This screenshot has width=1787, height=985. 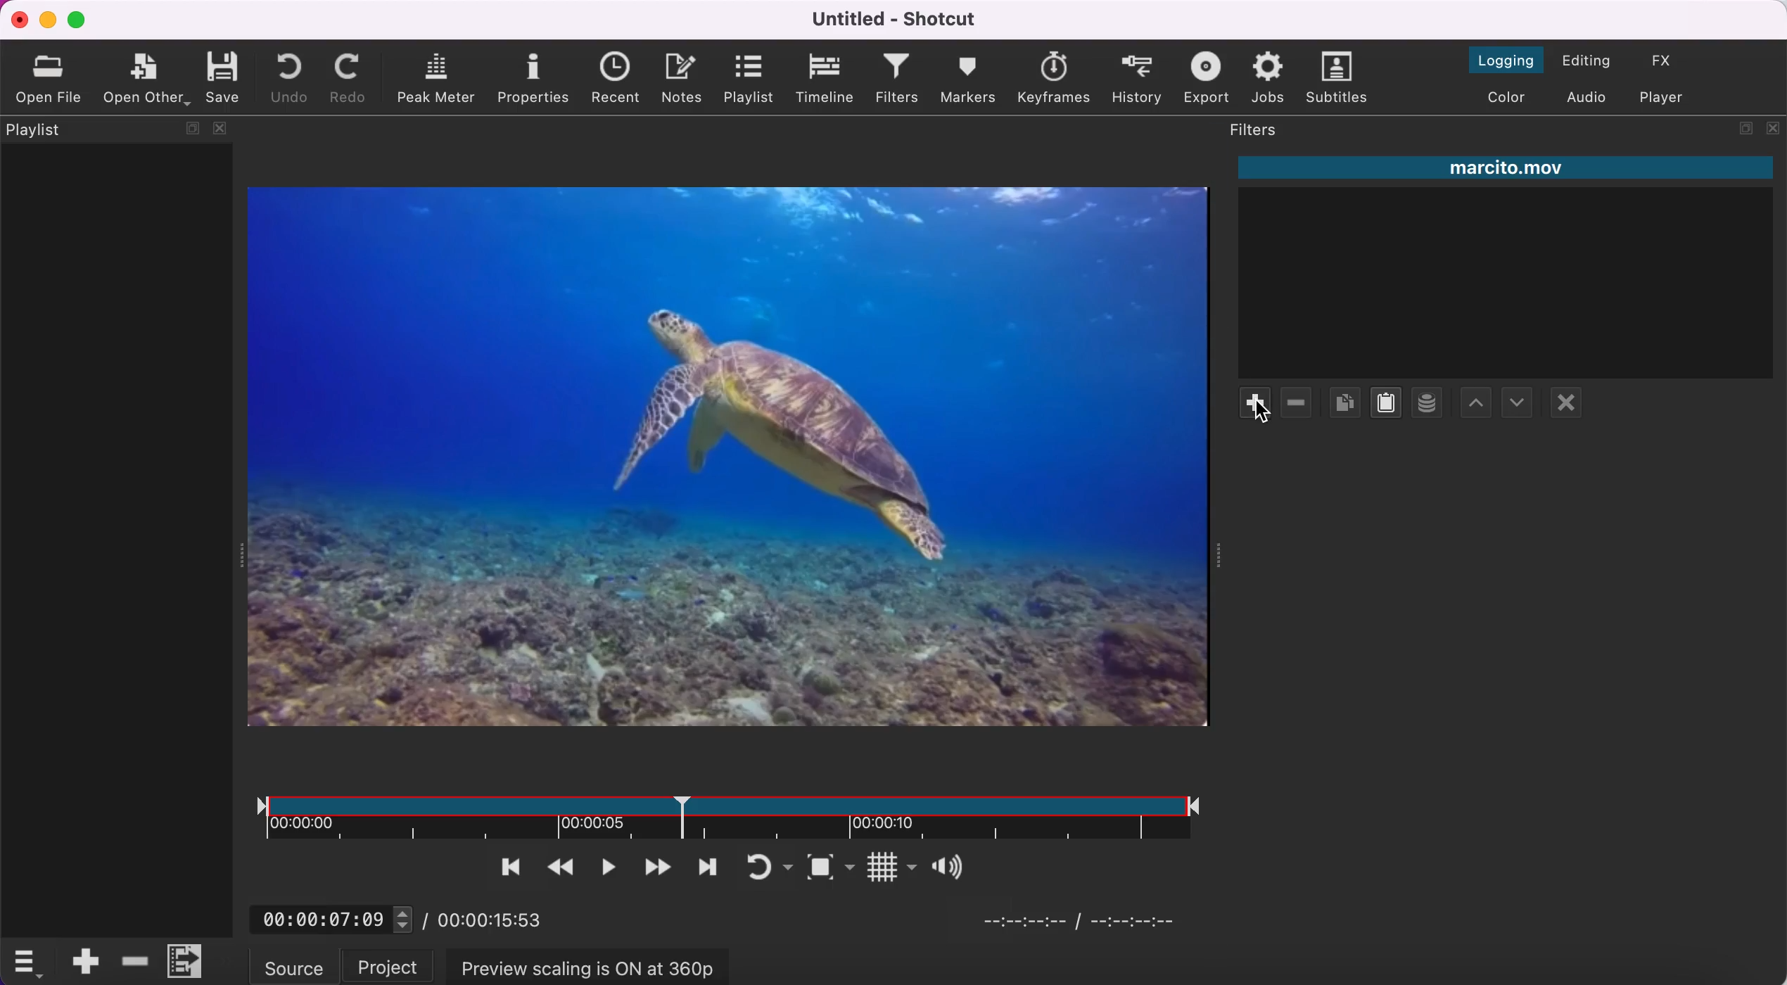 I want to click on jobs, so click(x=1264, y=80).